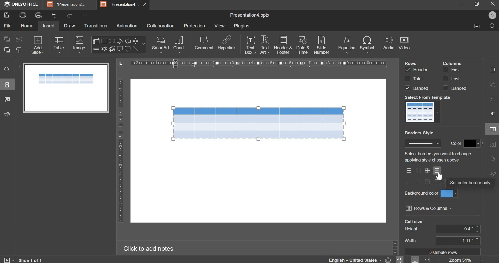 This screenshot has width=499, height=263. Describe the element at coordinates (96, 26) in the screenshot. I see `transitions` at that location.